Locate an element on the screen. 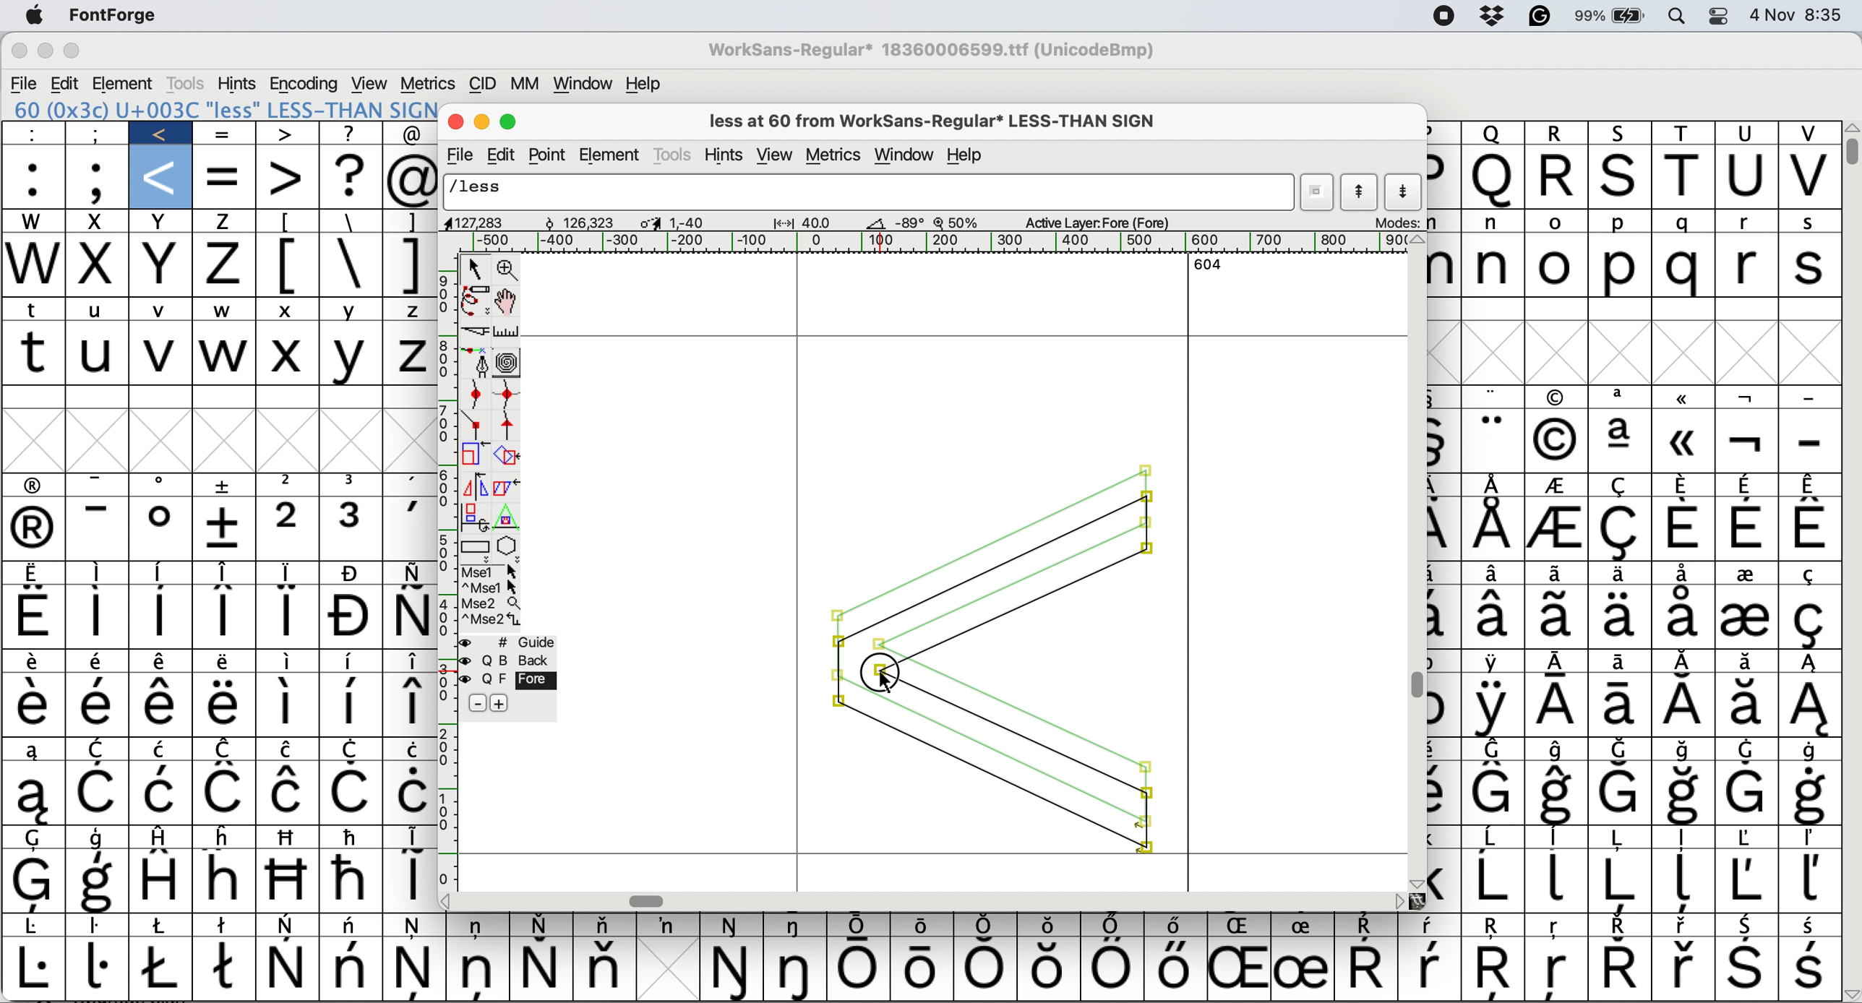  3 is located at coordinates (354, 527).